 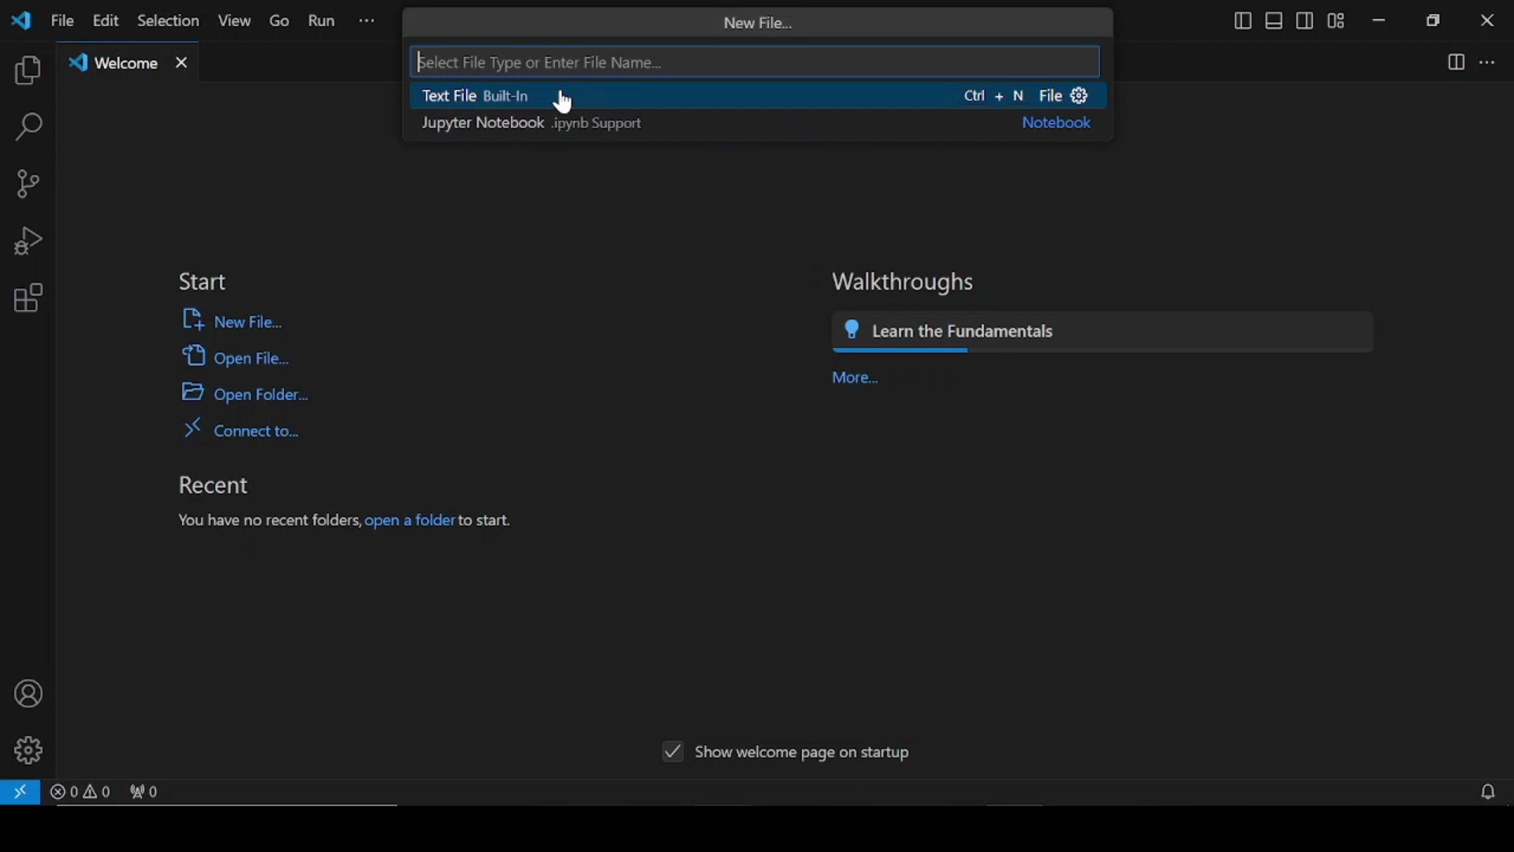 What do you see at coordinates (20, 21) in the screenshot?
I see `vscode` at bounding box center [20, 21].